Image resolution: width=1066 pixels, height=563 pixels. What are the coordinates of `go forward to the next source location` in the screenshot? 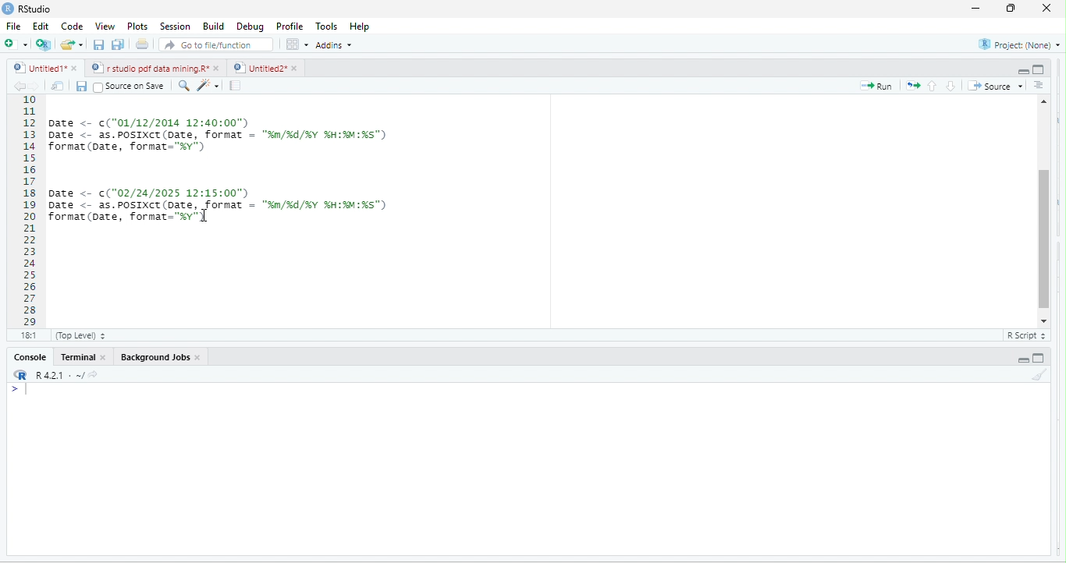 It's located at (37, 87).